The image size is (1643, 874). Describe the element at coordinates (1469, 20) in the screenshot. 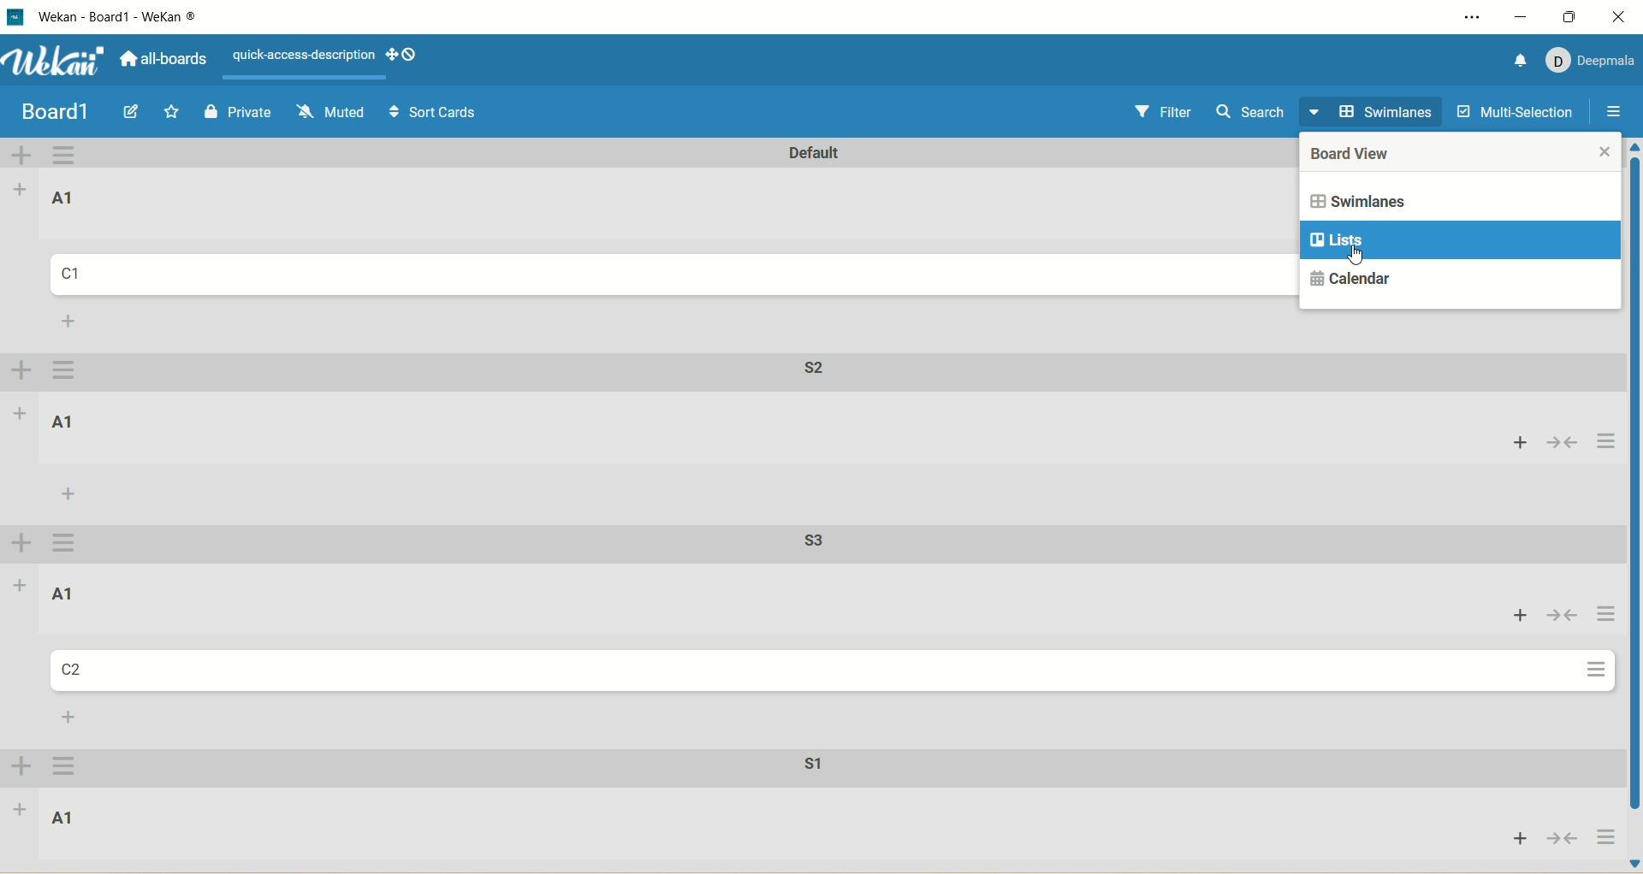

I see `settings and more` at that location.